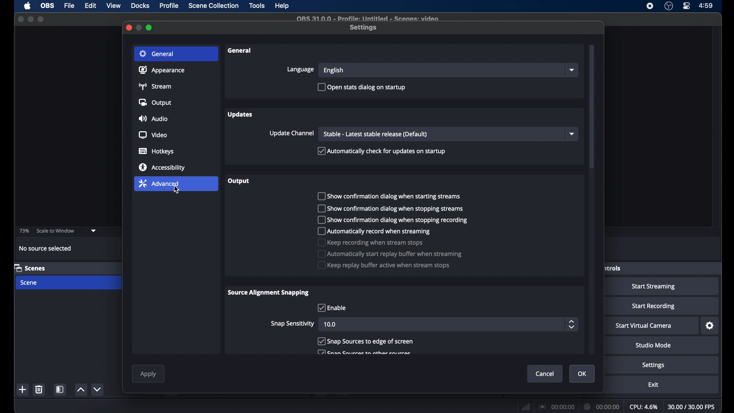 The width and height of the screenshot is (734, 413). What do you see at coordinates (544, 374) in the screenshot?
I see `Cancel` at bounding box center [544, 374].